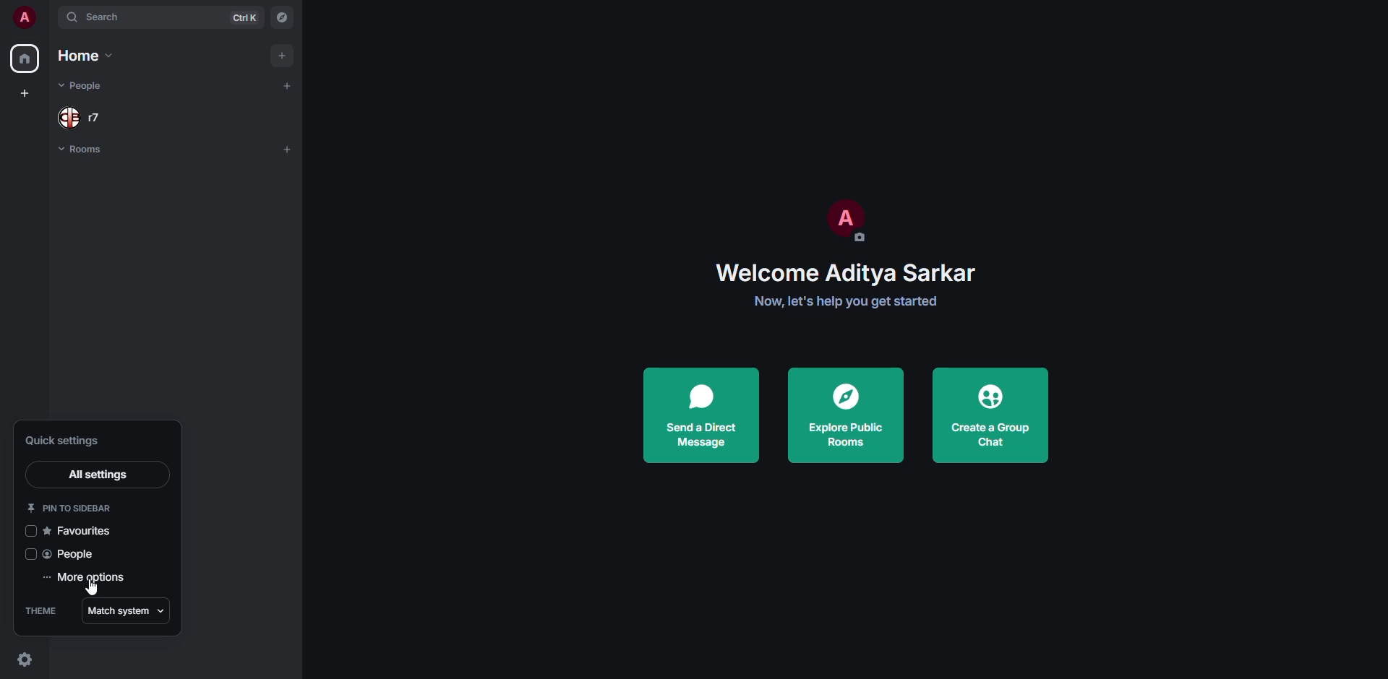 This screenshot has width=1388, height=679. I want to click on create space, so click(27, 94).